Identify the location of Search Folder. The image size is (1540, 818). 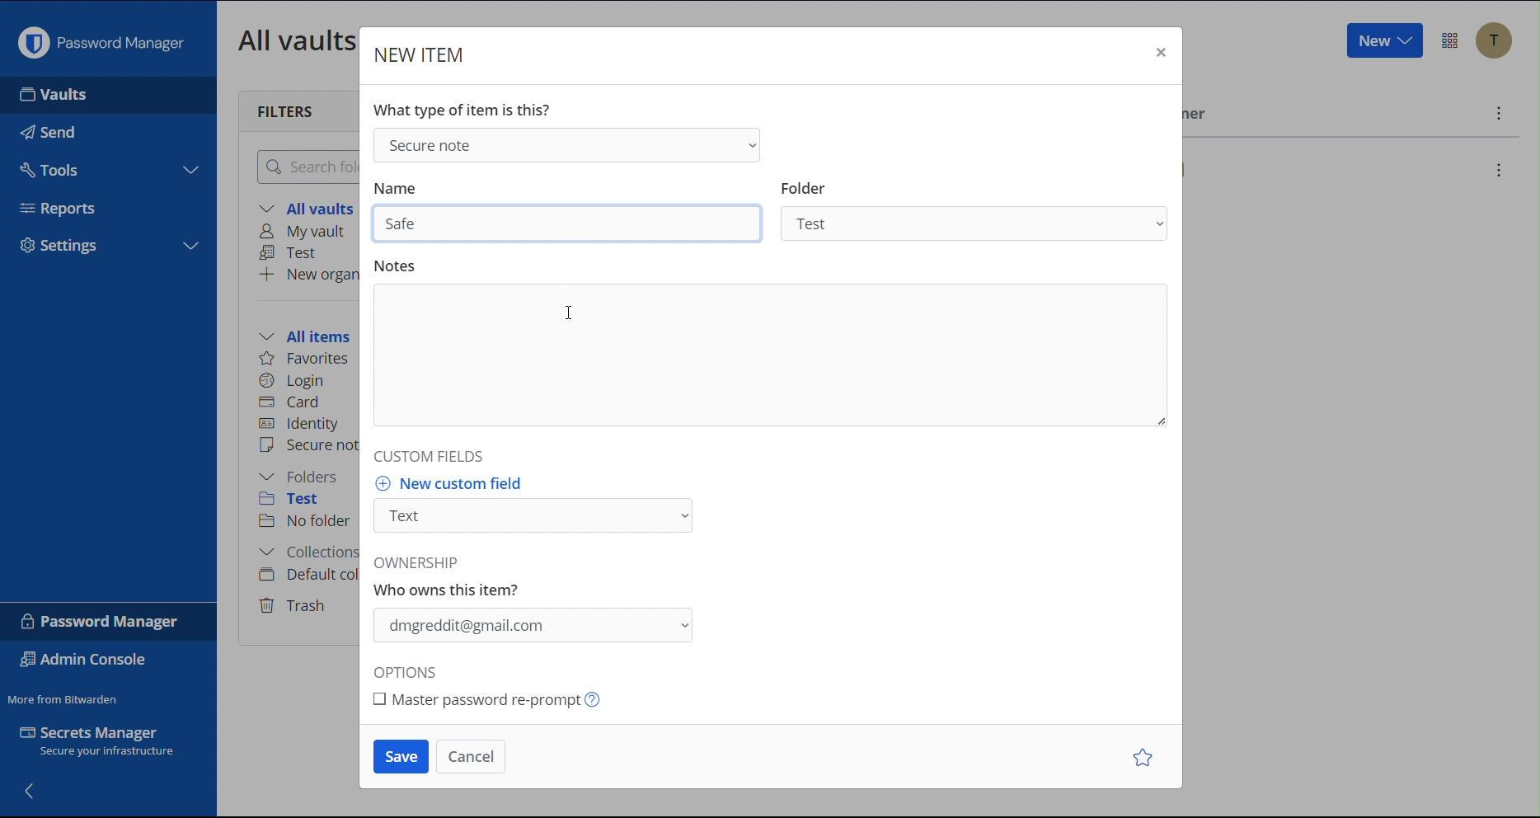
(303, 166).